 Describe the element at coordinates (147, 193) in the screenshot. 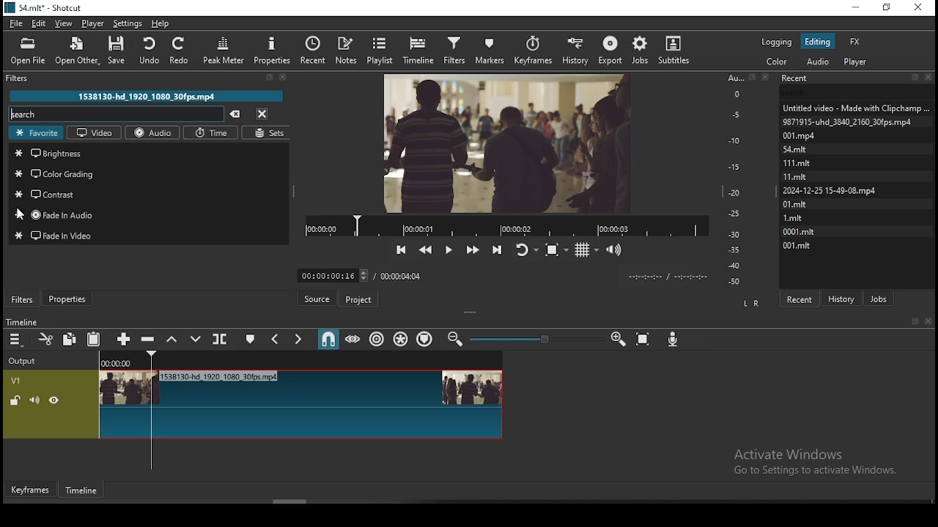

I see `contrast` at that location.